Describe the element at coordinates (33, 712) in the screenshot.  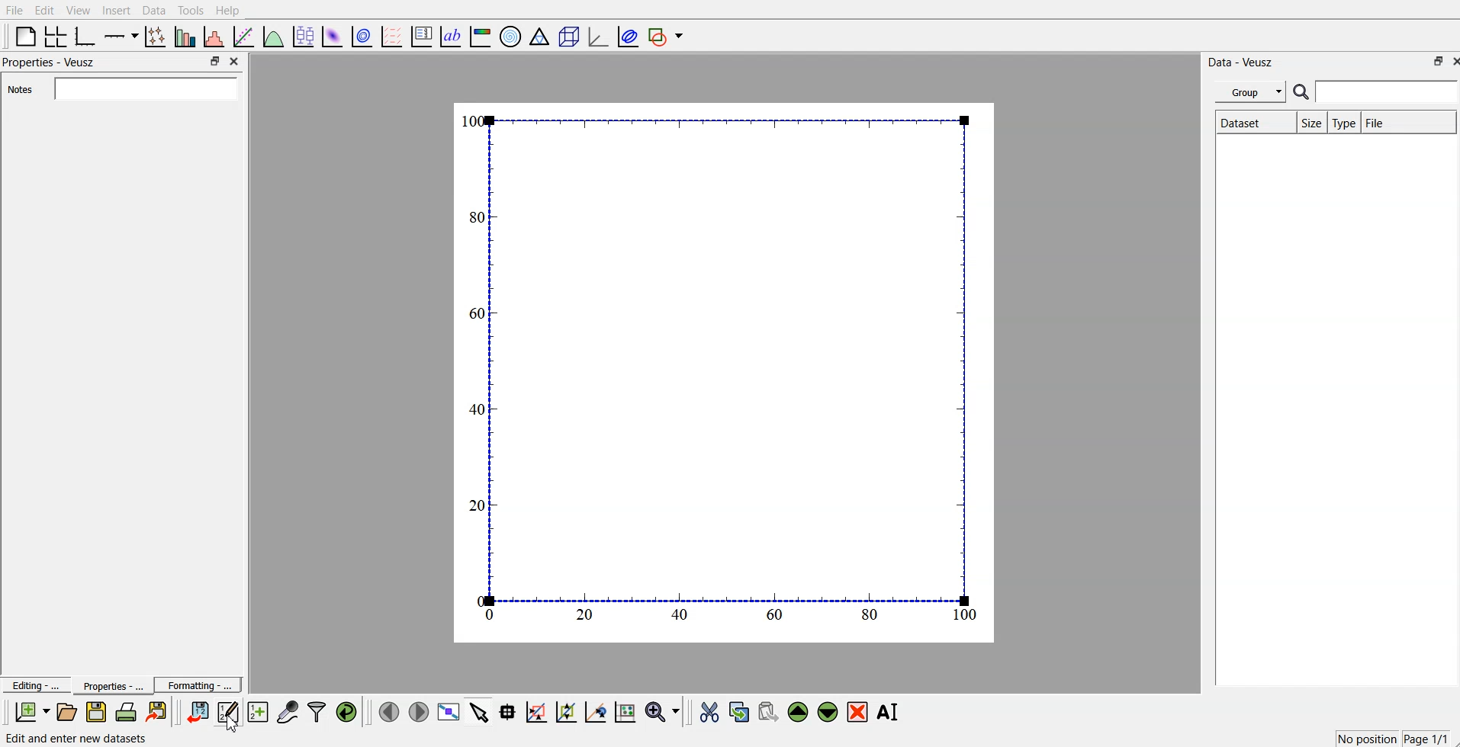
I see `New document` at that location.